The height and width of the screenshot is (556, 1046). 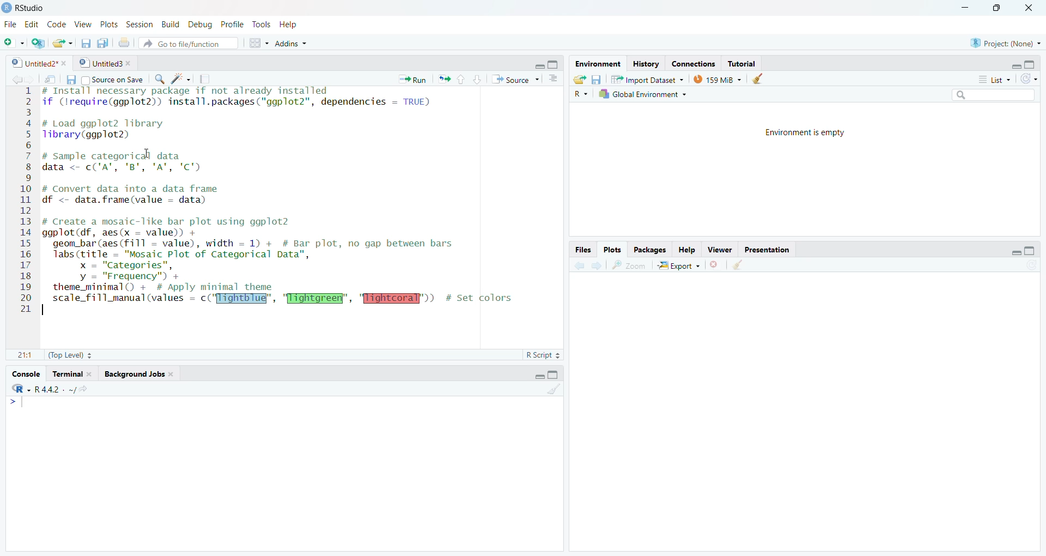 What do you see at coordinates (232, 24) in the screenshot?
I see `Profile` at bounding box center [232, 24].